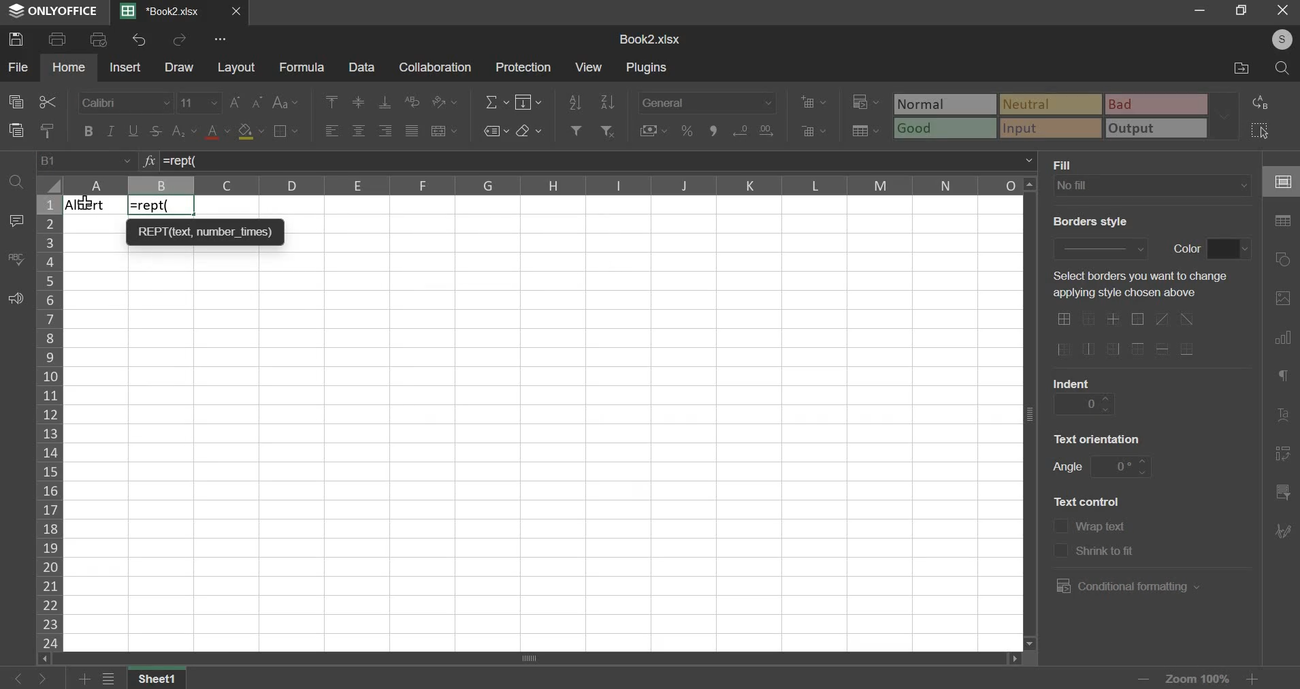  I want to click on view, so click(589, 67).